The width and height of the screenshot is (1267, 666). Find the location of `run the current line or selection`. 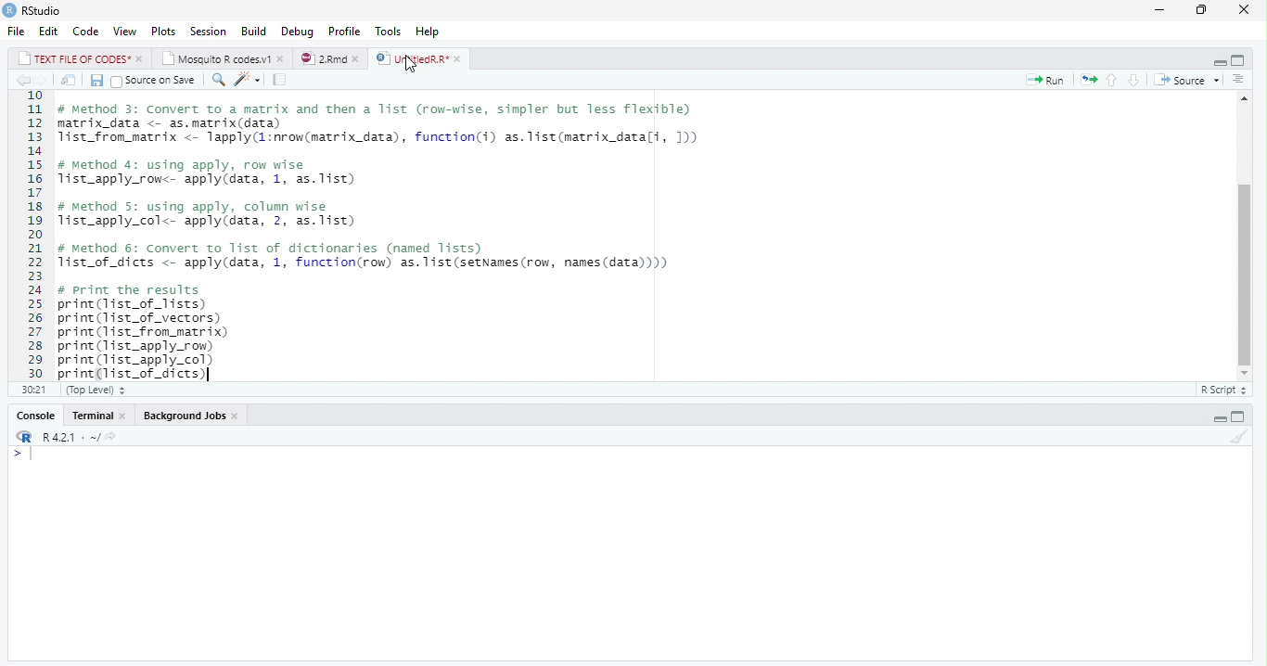

run the current line or selection is located at coordinates (1044, 80).